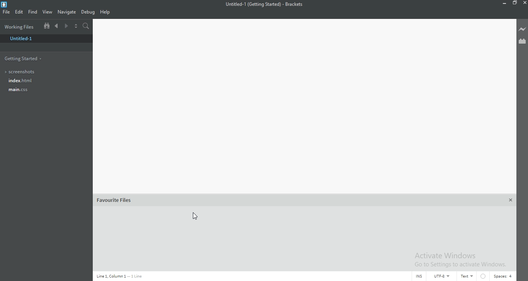 This screenshot has width=528, height=281. I want to click on Find in files, so click(87, 27).